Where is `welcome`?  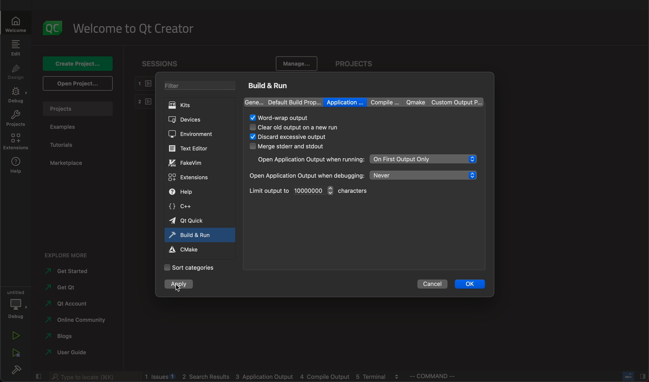 welcome is located at coordinates (135, 29).